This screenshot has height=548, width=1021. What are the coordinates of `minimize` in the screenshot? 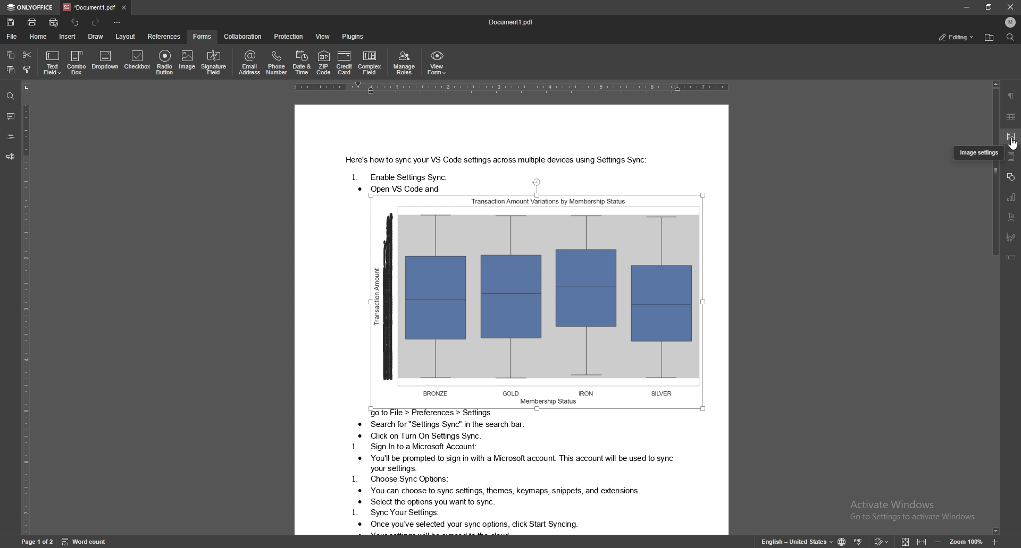 It's located at (967, 7).